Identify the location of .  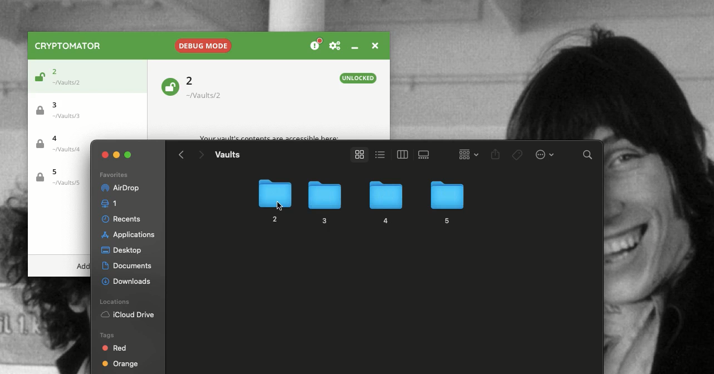
(272, 200).